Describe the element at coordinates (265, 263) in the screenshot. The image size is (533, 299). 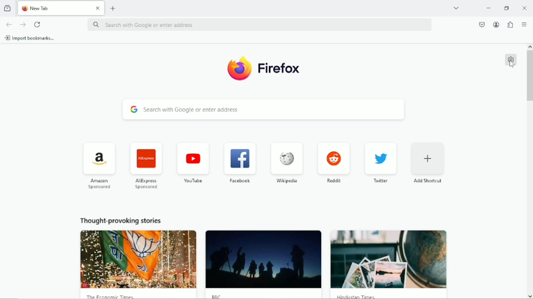
I see `Thought provoking story` at that location.